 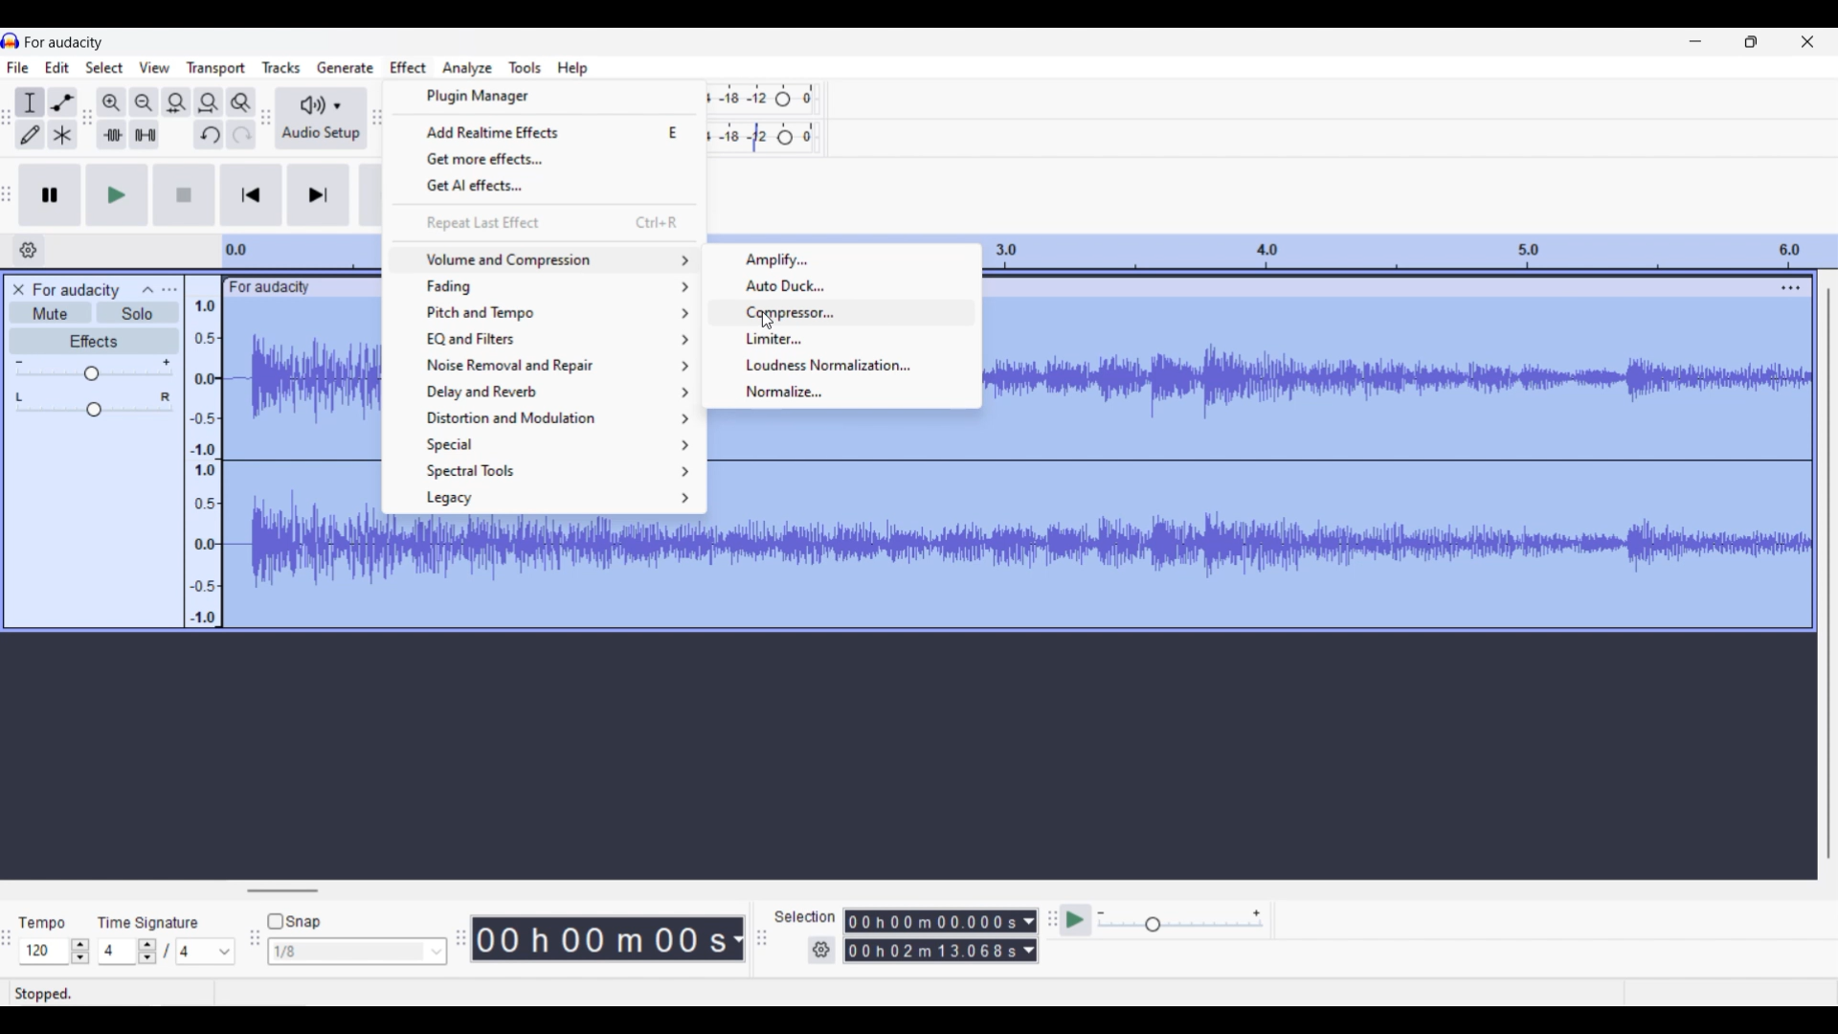 I want to click on Normalize, so click(x=842, y=393).